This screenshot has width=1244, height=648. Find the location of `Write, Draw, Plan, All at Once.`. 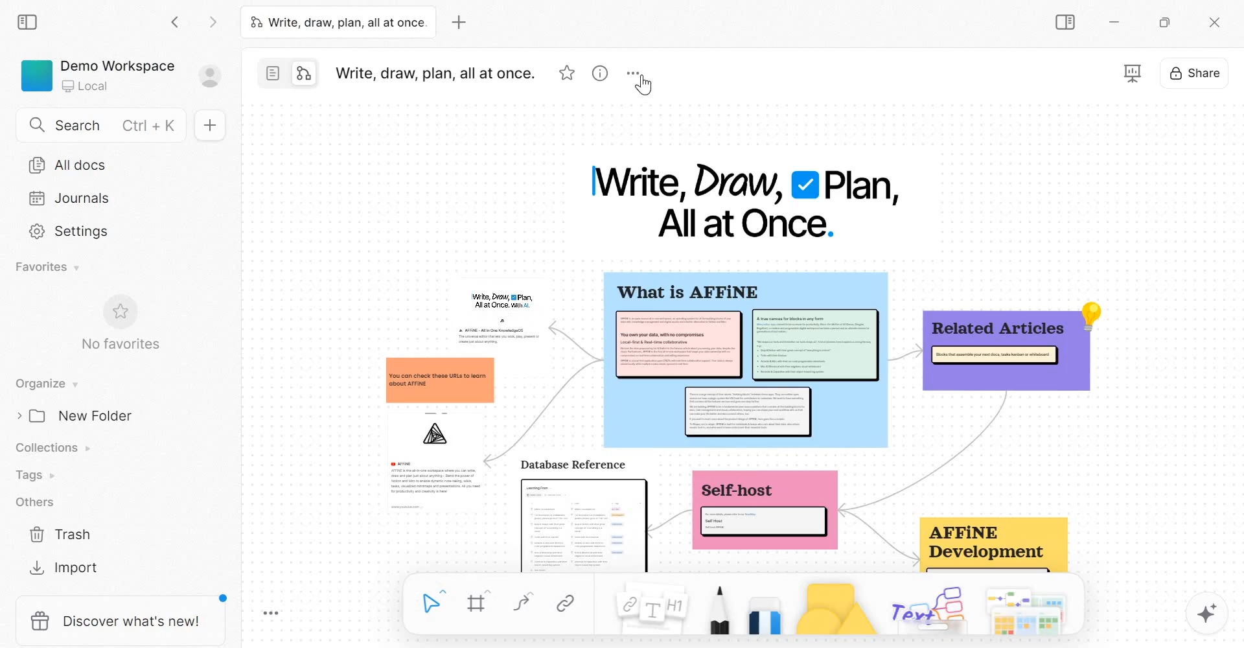

Write, Draw, Plan, All at Once. is located at coordinates (748, 201).